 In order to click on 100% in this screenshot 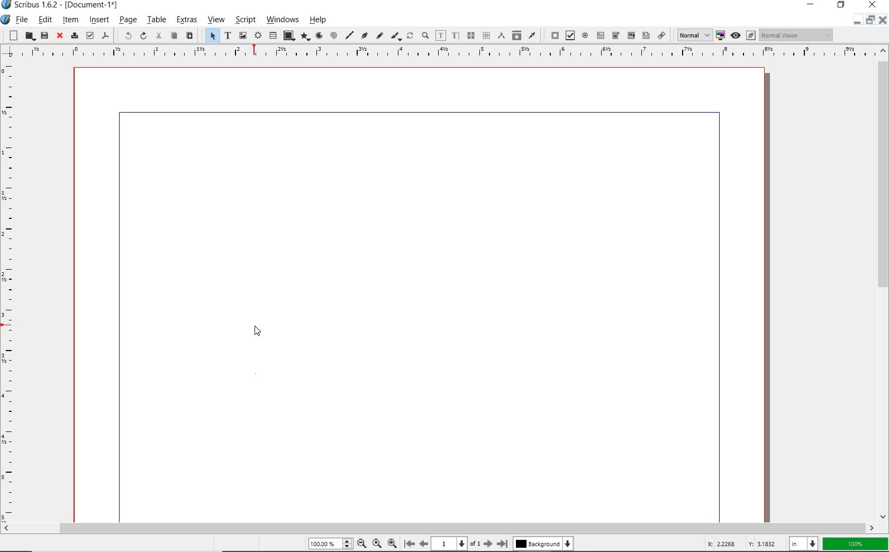, I will do `click(856, 544)`.